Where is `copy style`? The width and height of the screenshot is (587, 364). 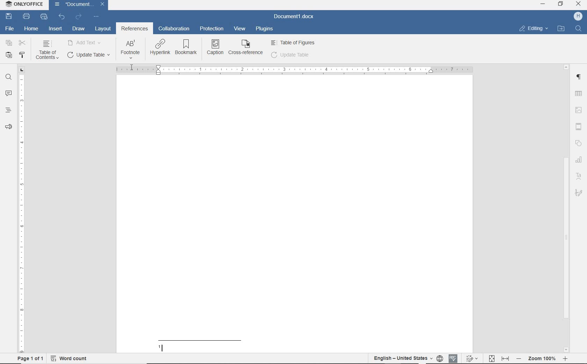
copy style is located at coordinates (23, 55).